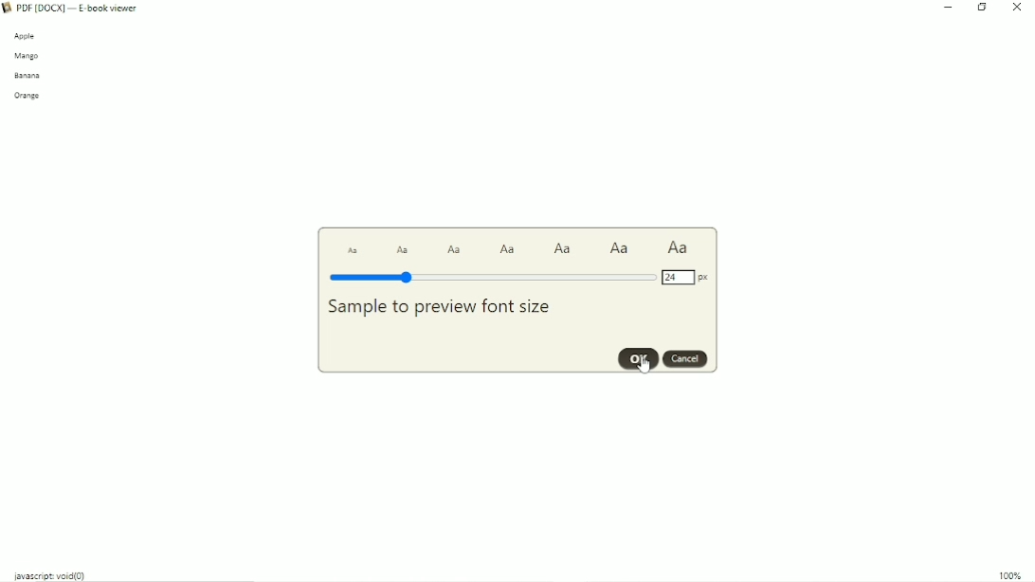  What do you see at coordinates (403, 249) in the screenshot?
I see `Text size` at bounding box center [403, 249].